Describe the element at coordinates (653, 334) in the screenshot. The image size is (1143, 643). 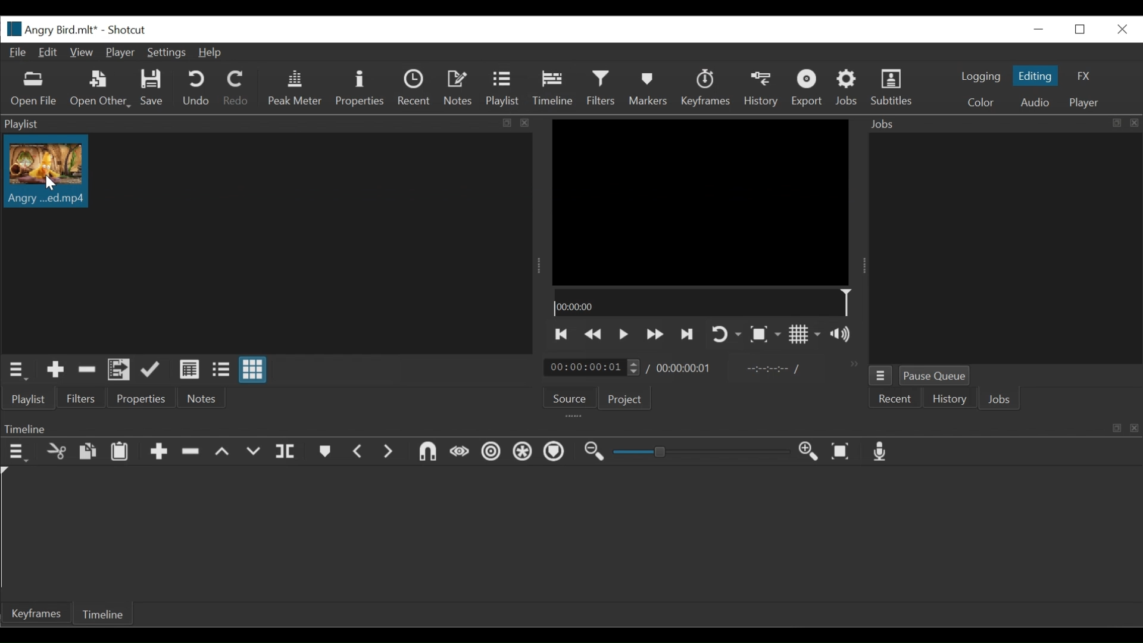
I see `Play forward quickly` at that location.